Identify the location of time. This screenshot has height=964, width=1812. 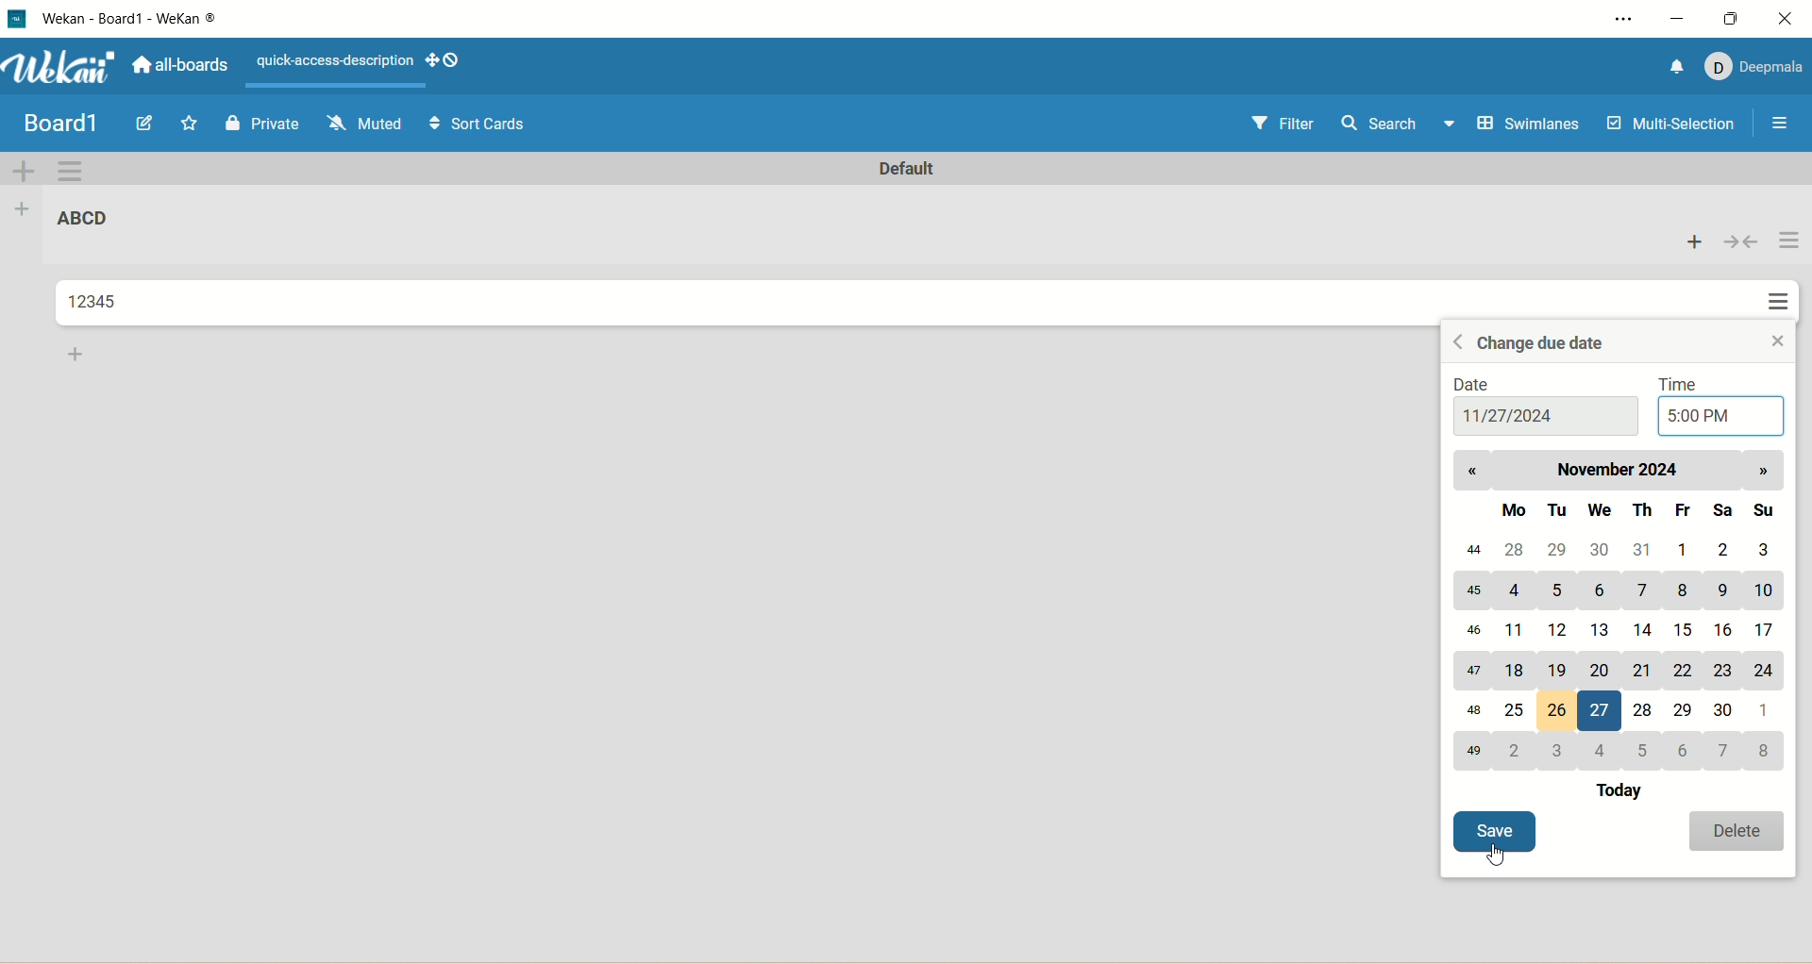
(1713, 385).